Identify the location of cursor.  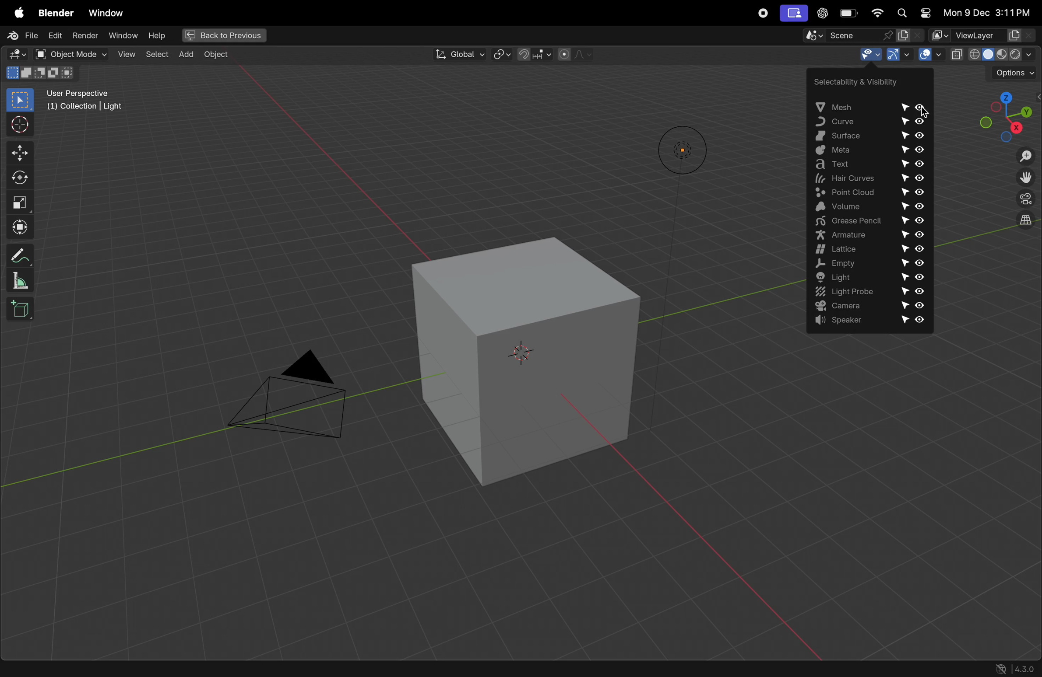
(21, 125).